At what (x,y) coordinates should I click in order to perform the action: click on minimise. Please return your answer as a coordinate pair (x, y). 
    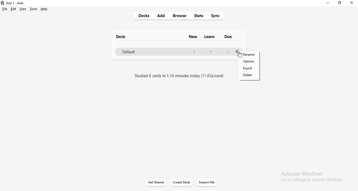
    Looking at the image, I should click on (327, 4).